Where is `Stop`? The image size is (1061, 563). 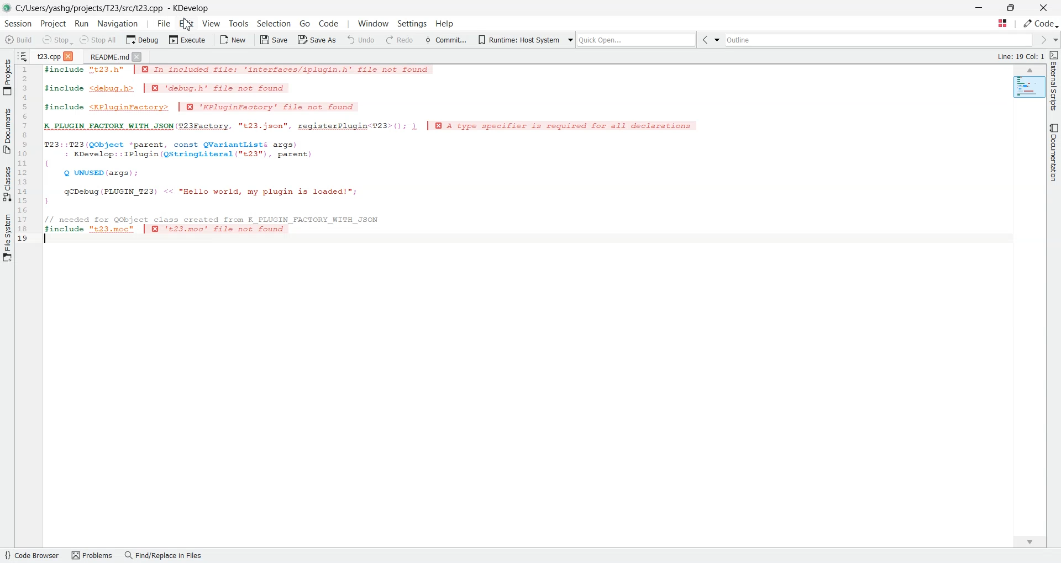
Stop is located at coordinates (57, 40).